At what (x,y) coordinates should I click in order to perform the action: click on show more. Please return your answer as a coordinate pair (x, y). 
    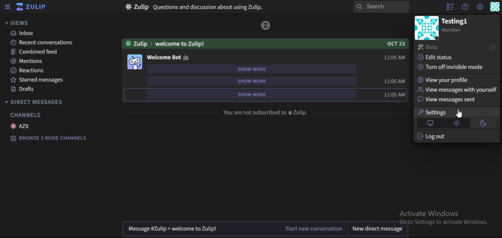
    Looking at the image, I should click on (256, 69).